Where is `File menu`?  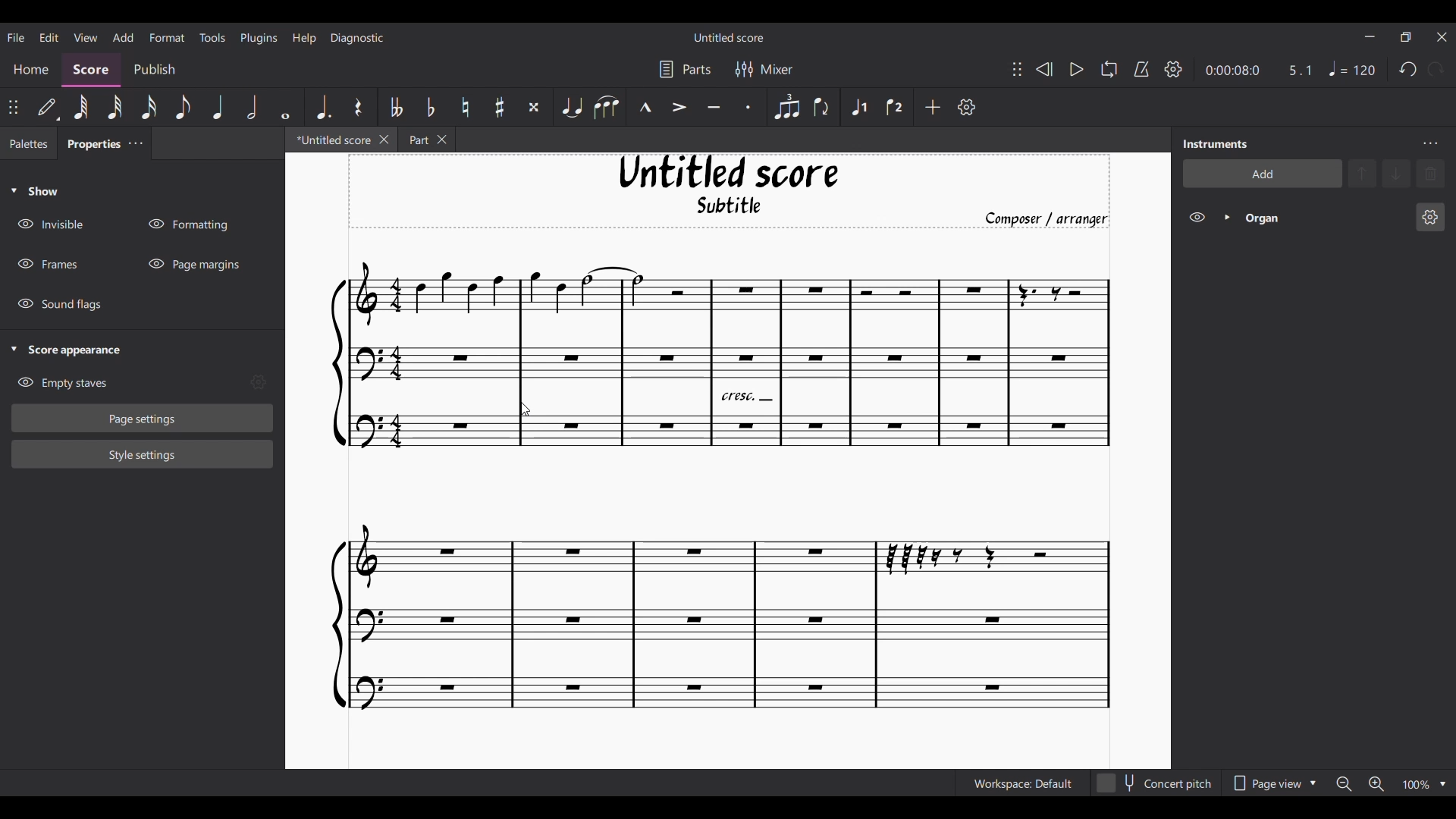 File menu is located at coordinates (16, 36).